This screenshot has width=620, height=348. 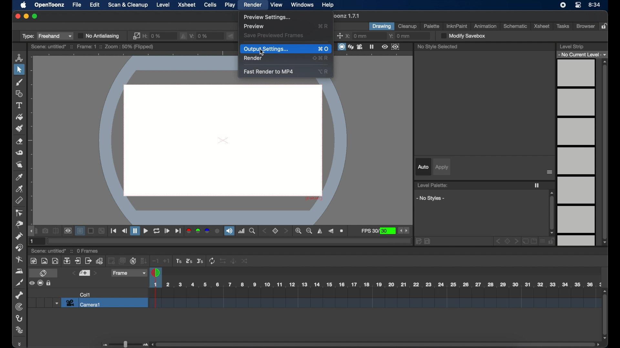 What do you see at coordinates (99, 36) in the screenshot?
I see `no antialiasing` at bounding box center [99, 36].